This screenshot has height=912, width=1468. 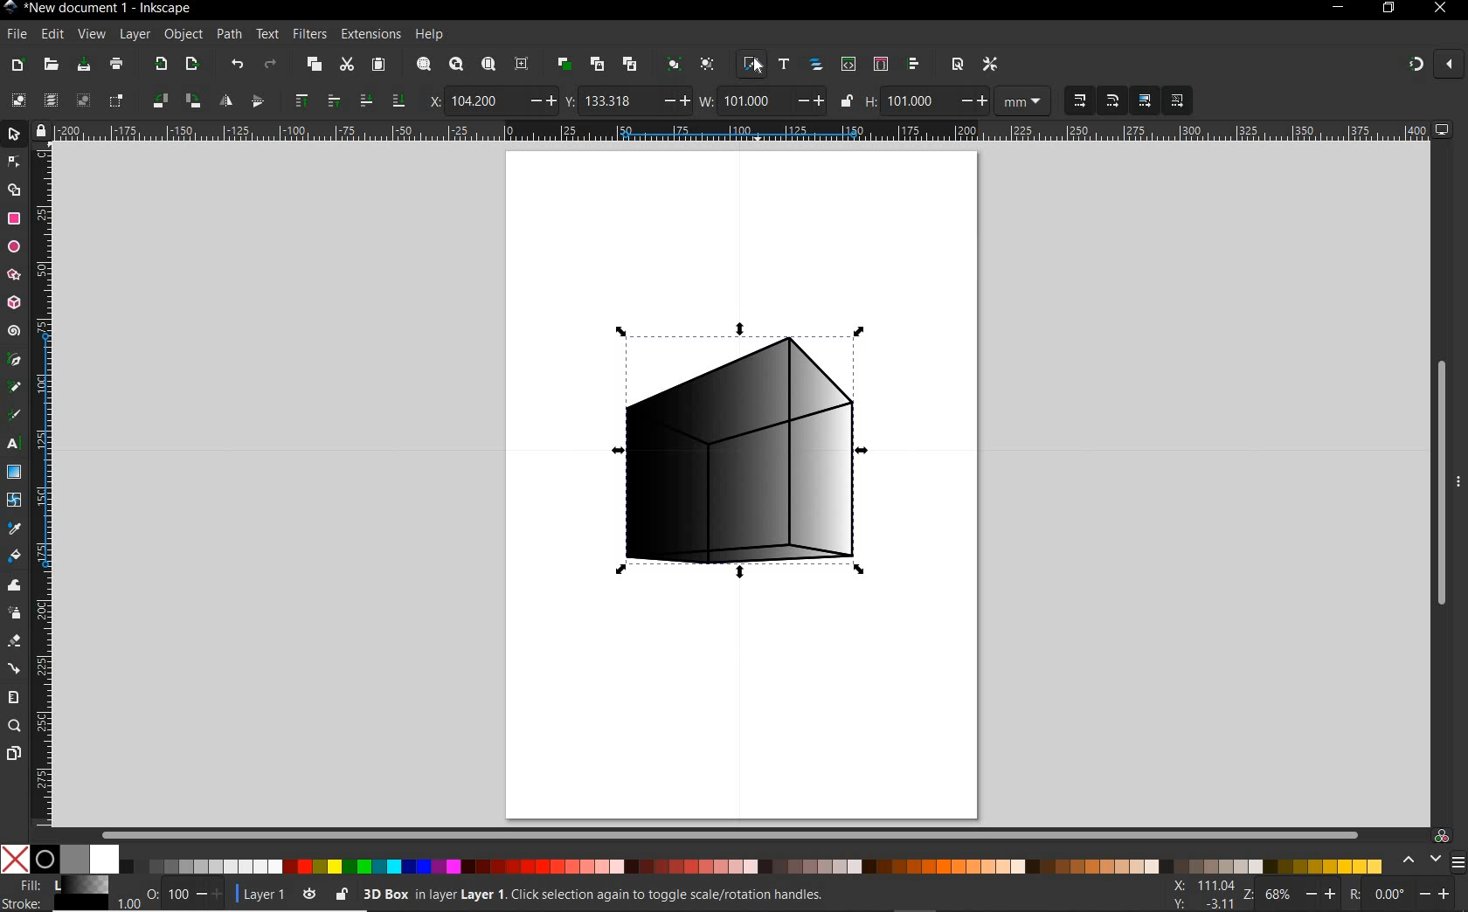 What do you see at coordinates (14, 417) in the screenshot?
I see `CALLIGRAPHY TOOL` at bounding box center [14, 417].